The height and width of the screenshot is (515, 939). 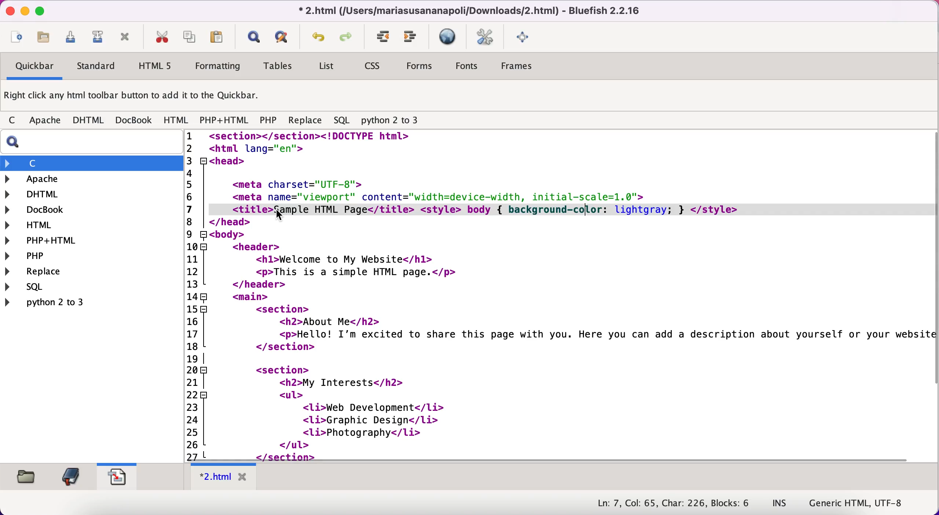 I want to click on bookmarks, so click(x=70, y=476).